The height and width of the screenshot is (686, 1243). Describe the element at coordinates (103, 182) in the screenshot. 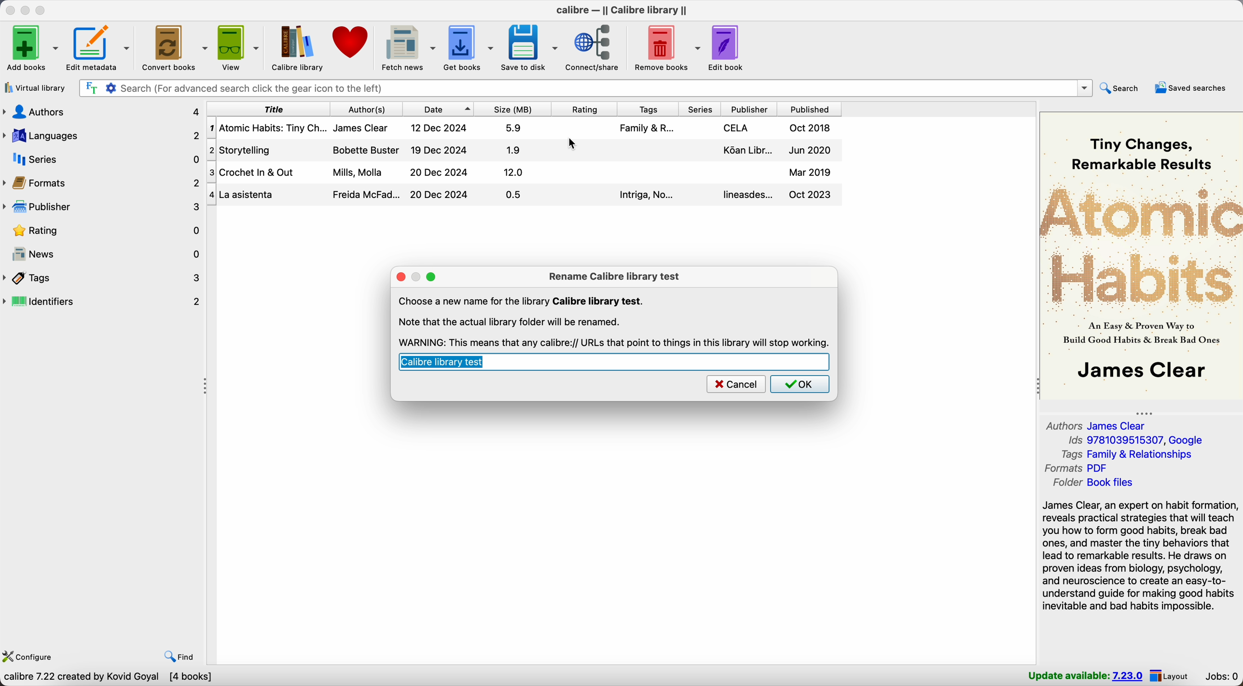

I see `formats` at that location.